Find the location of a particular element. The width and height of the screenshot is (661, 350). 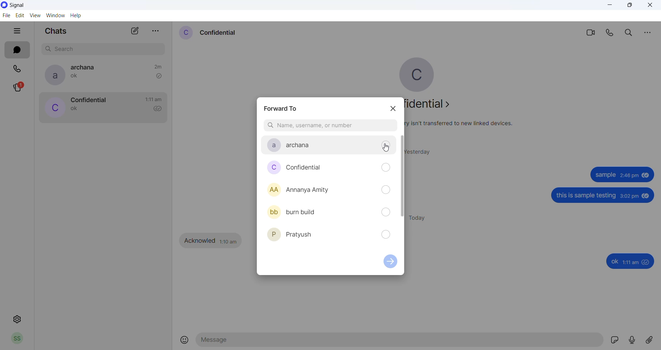

close is located at coordinates (394, 109).